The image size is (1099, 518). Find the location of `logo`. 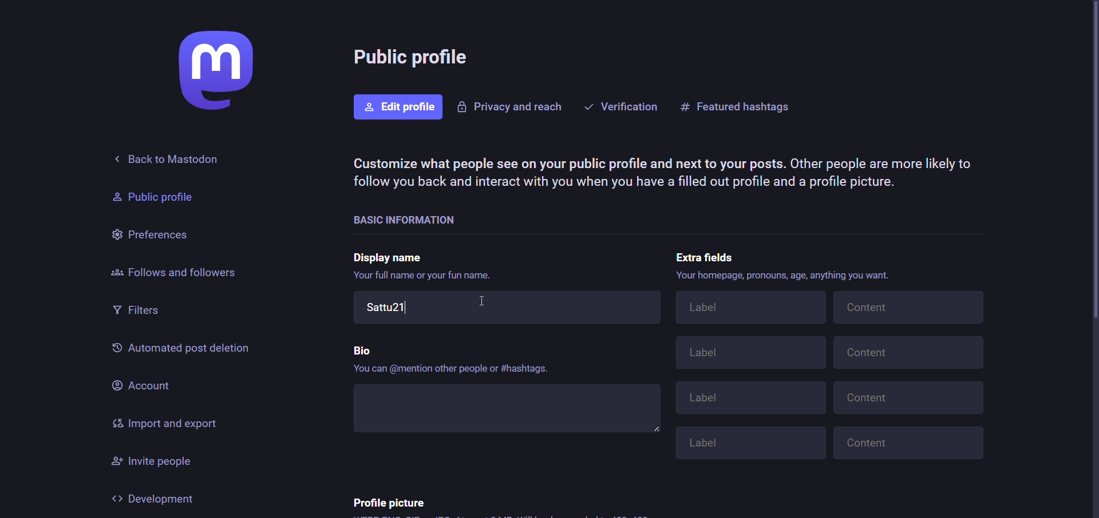

logo is located at coordinates (212, 71).